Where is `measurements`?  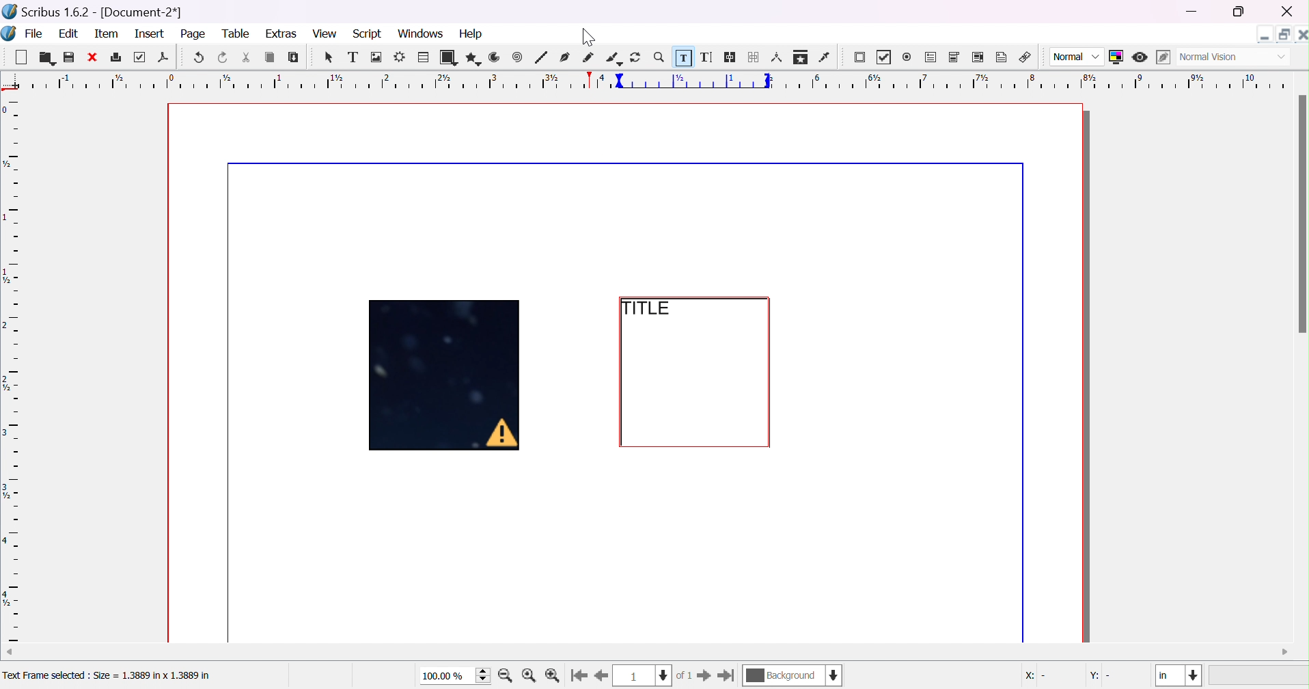
measurements is located at coordinates (777, 57).